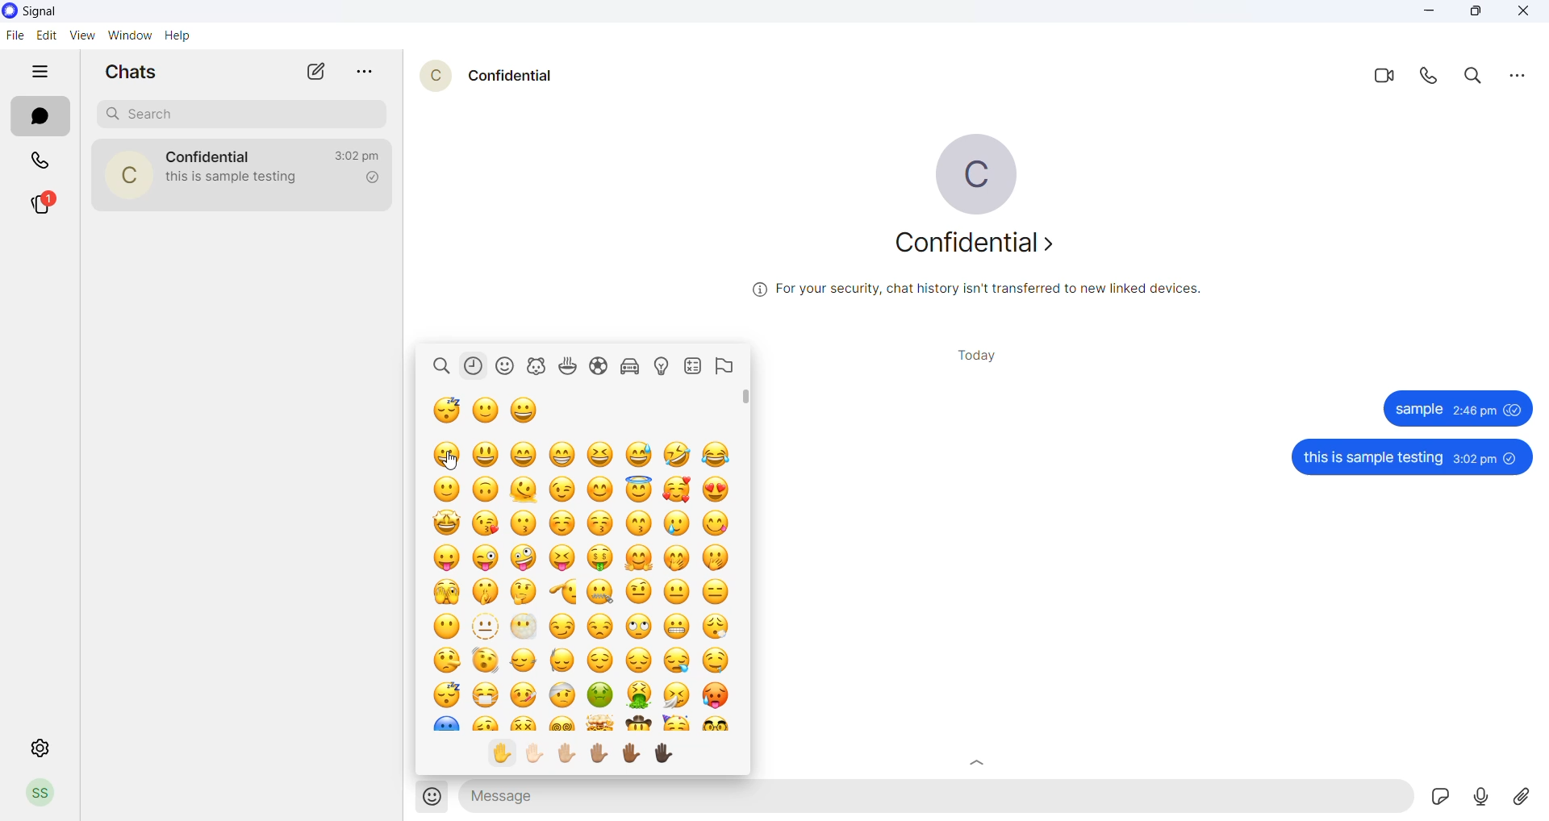  Describe the element at coordinates (367, 72) in the screenshot. I see `more options` at that location.